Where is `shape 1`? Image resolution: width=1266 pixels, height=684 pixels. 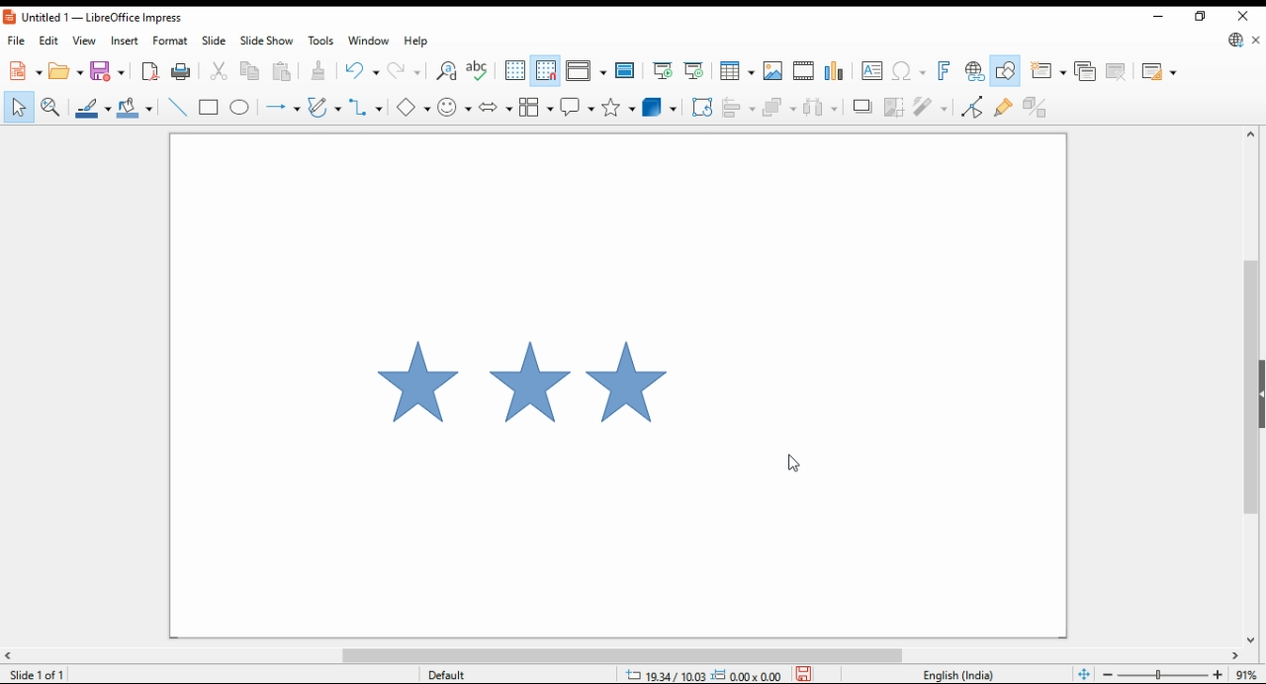 shape 1 is located at coordinates (408, 385).